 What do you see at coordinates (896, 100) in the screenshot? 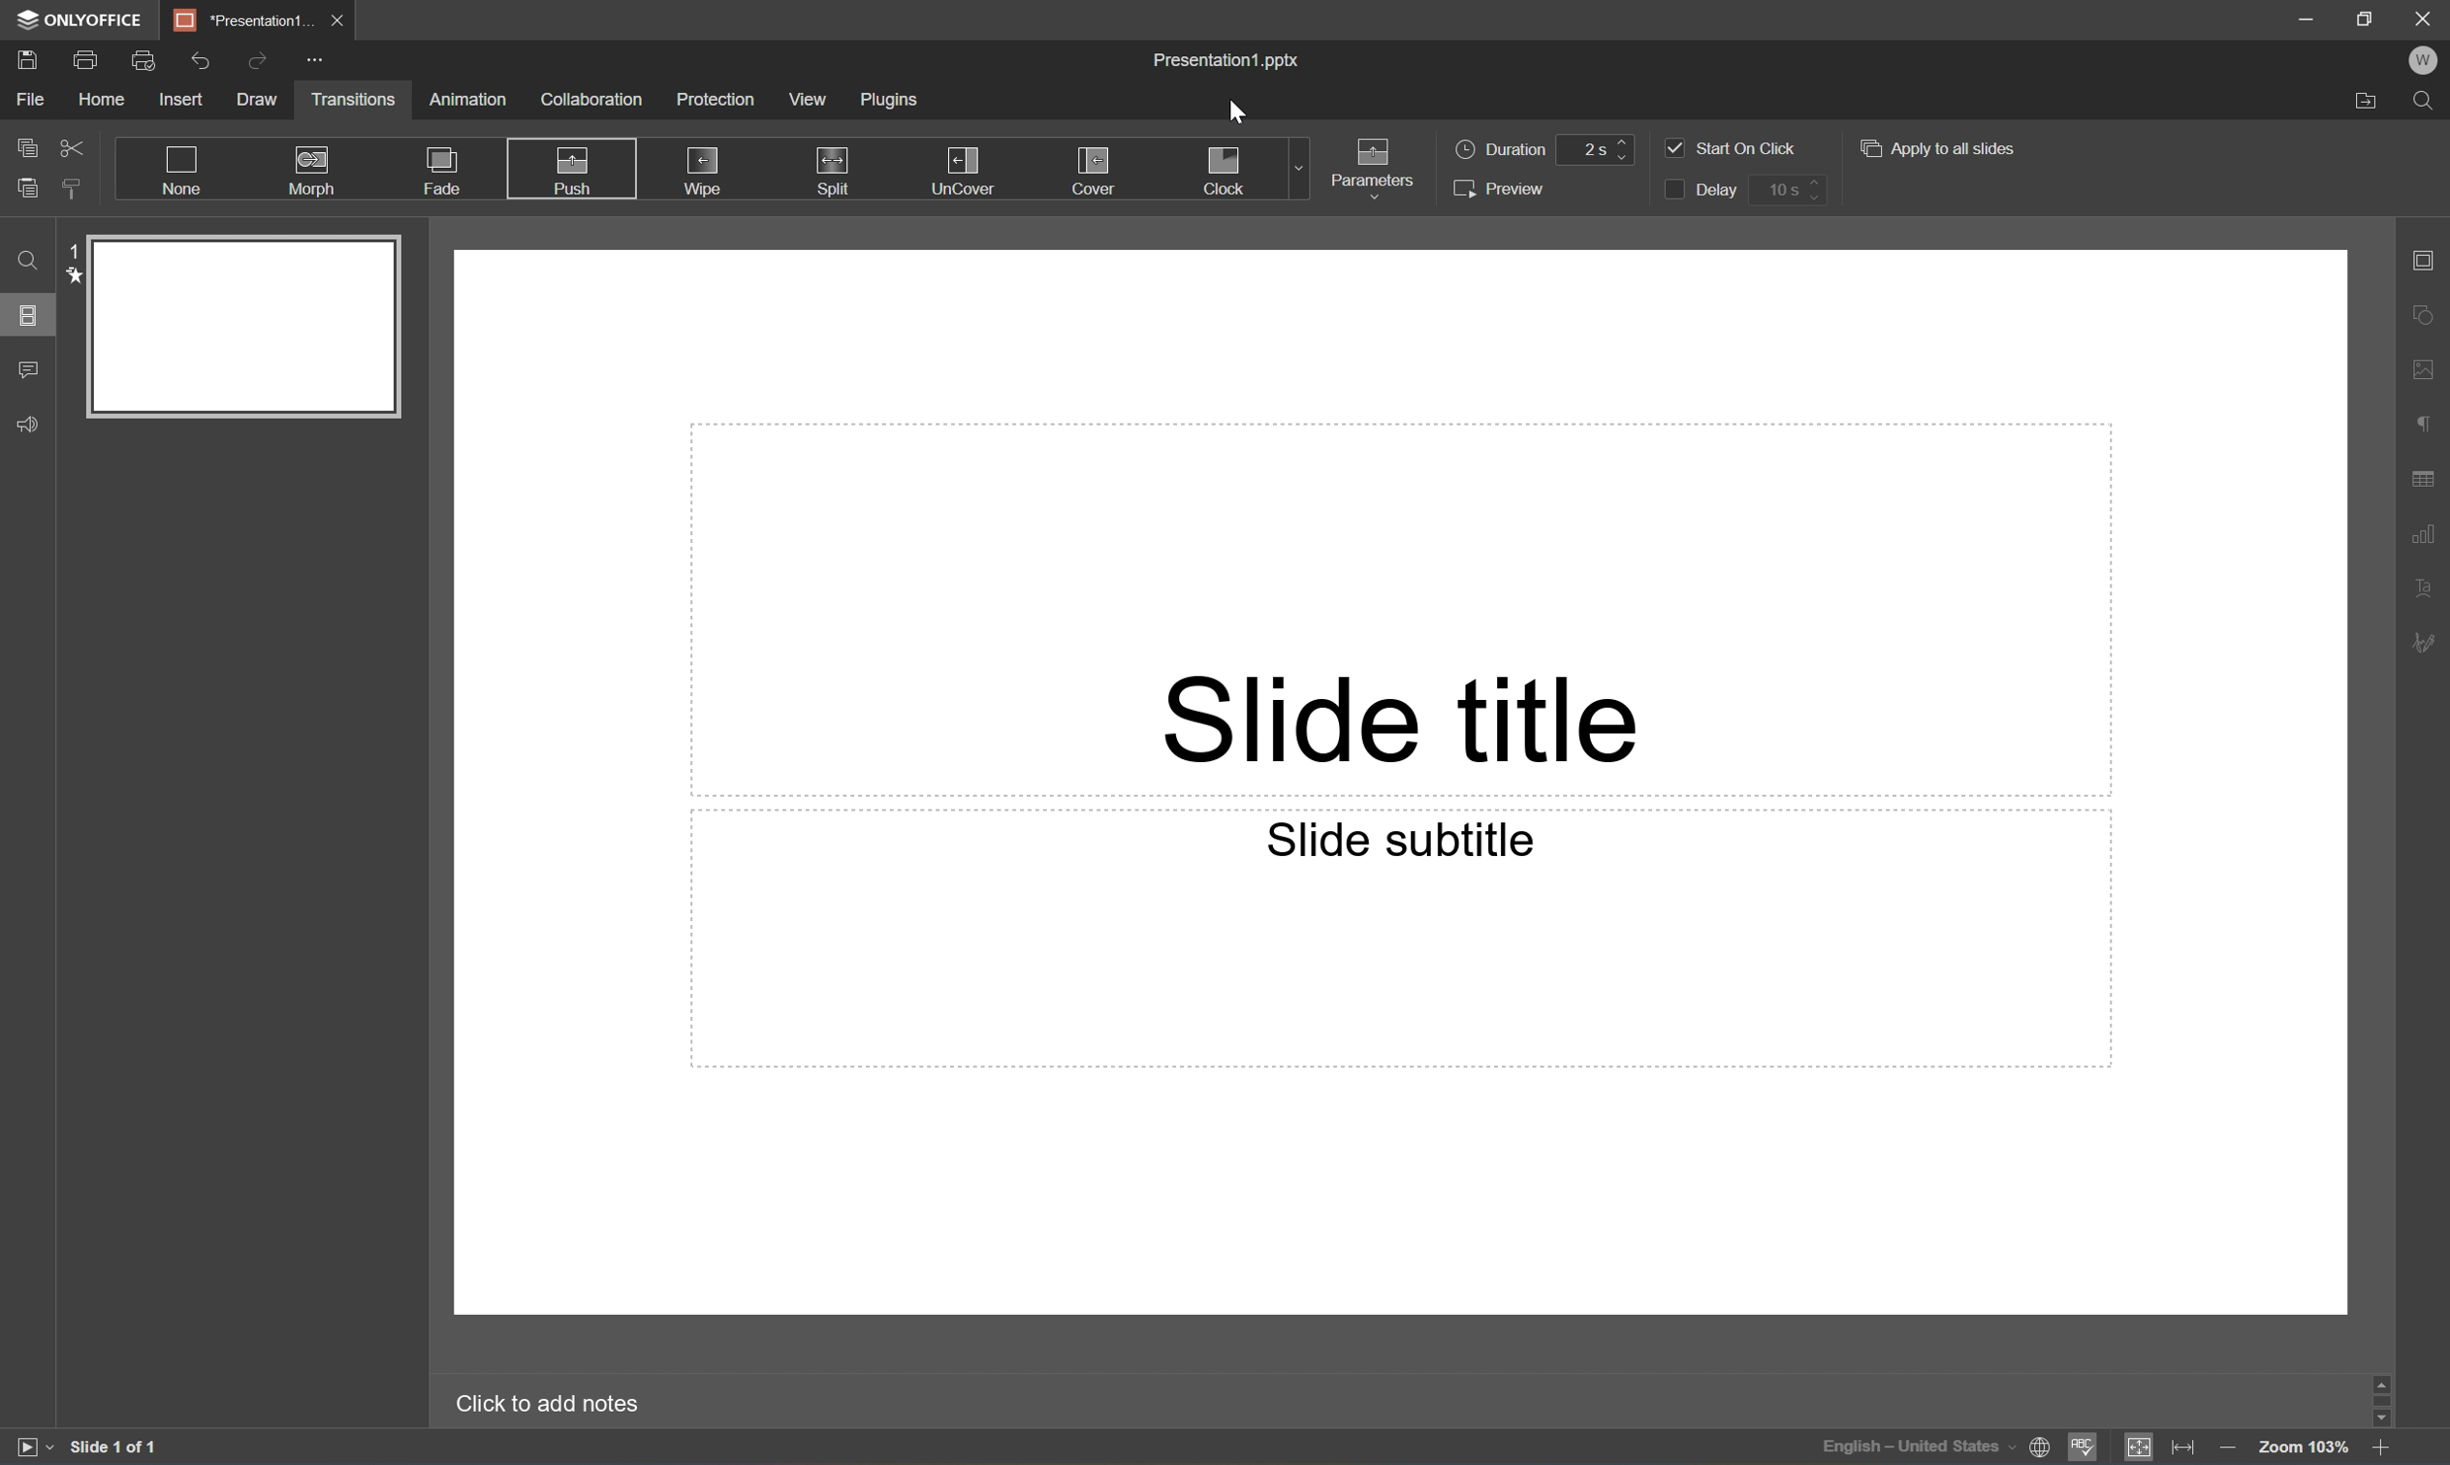
I see `Plugins` at bounding box center [896, 100].